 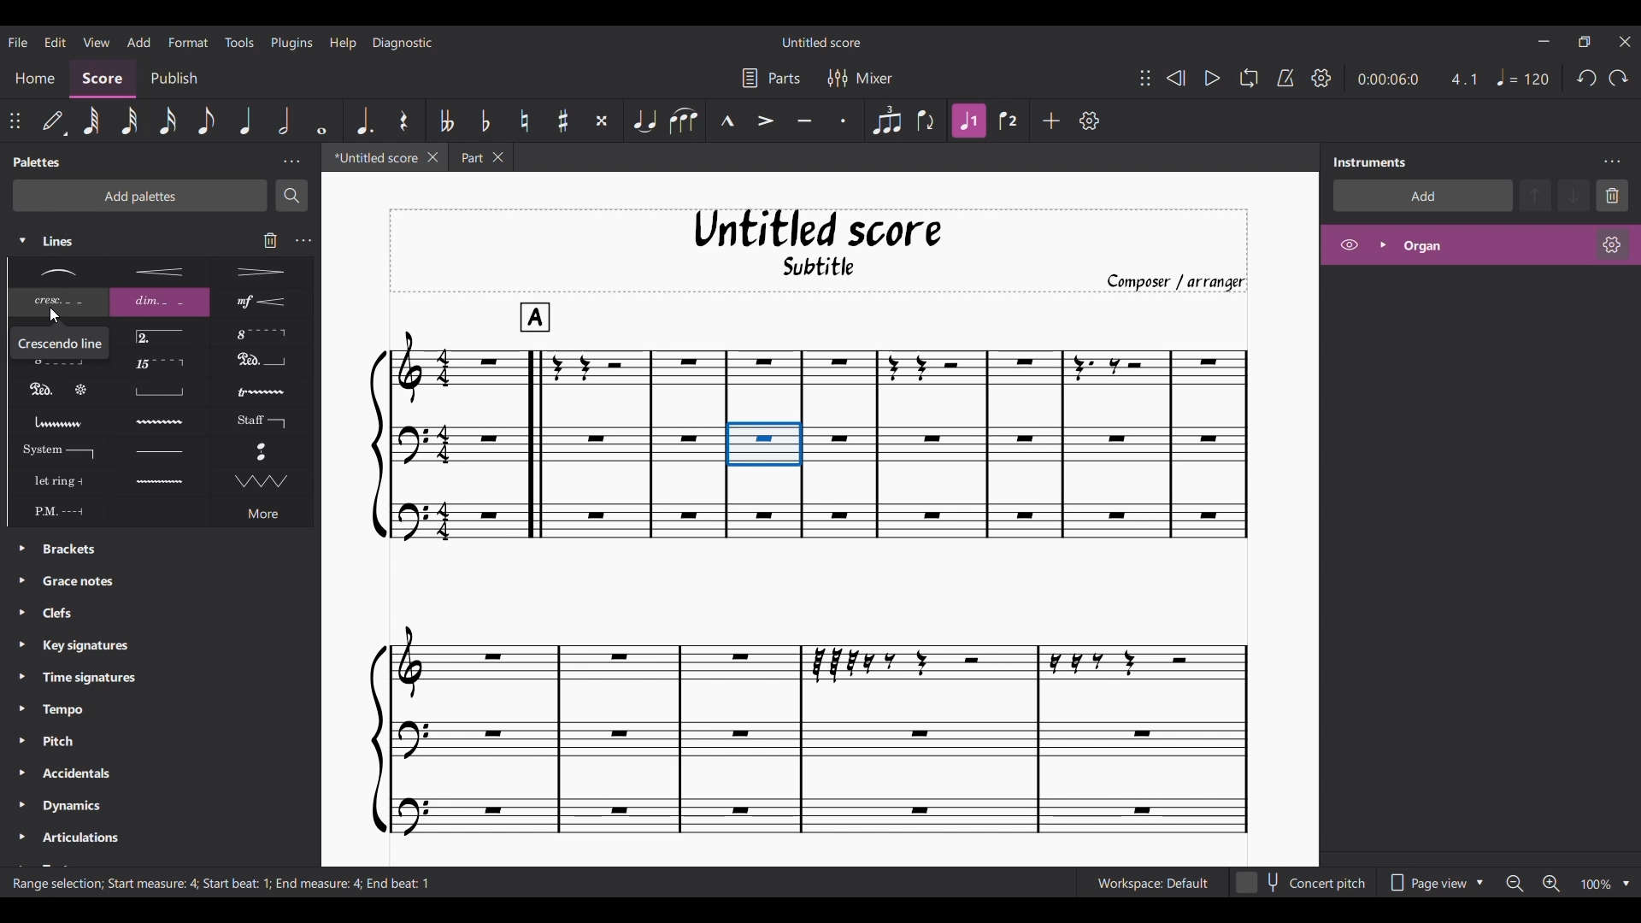 What do you see at coordinates (91, 121) in the screenshot?
I see `64th note` at bounding box center [91, 121].